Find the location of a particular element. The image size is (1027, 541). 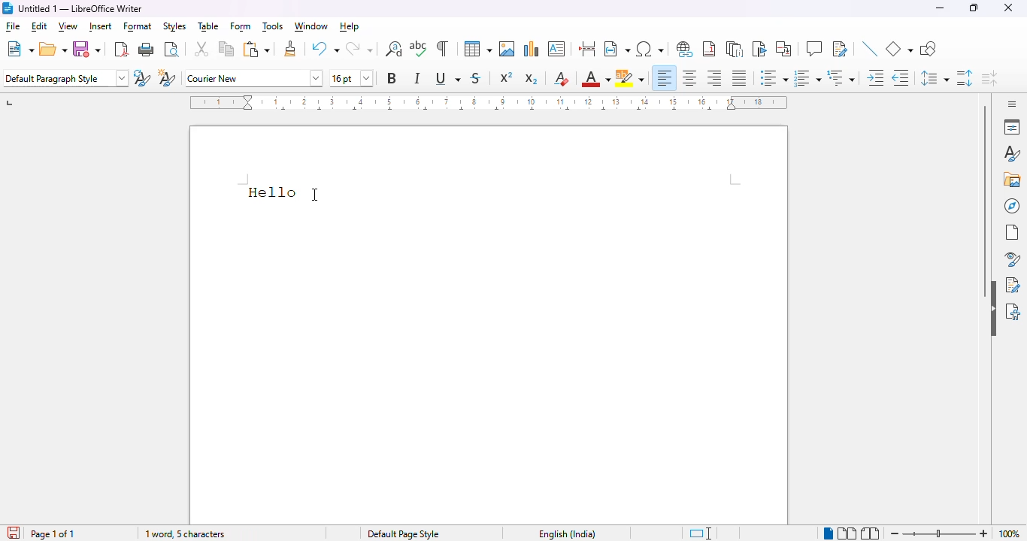

align left is located at coordinates (665, 78).